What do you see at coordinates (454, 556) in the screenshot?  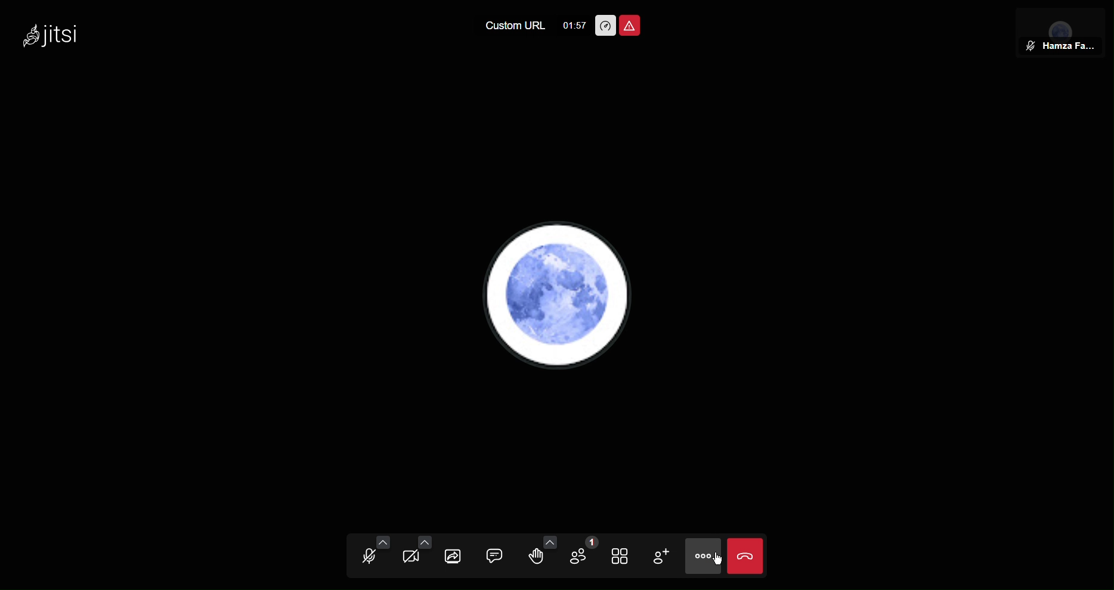 I see `Share Screen` at bounding box center [454, 556].